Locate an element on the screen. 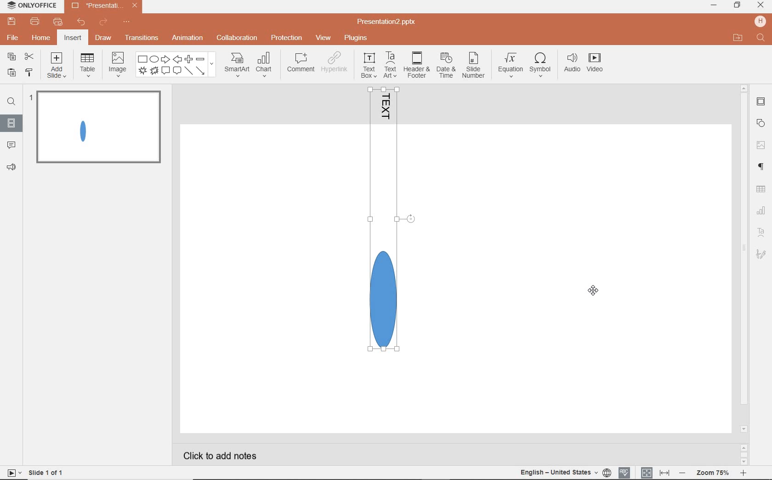  print is located at coordinates (35, 22).